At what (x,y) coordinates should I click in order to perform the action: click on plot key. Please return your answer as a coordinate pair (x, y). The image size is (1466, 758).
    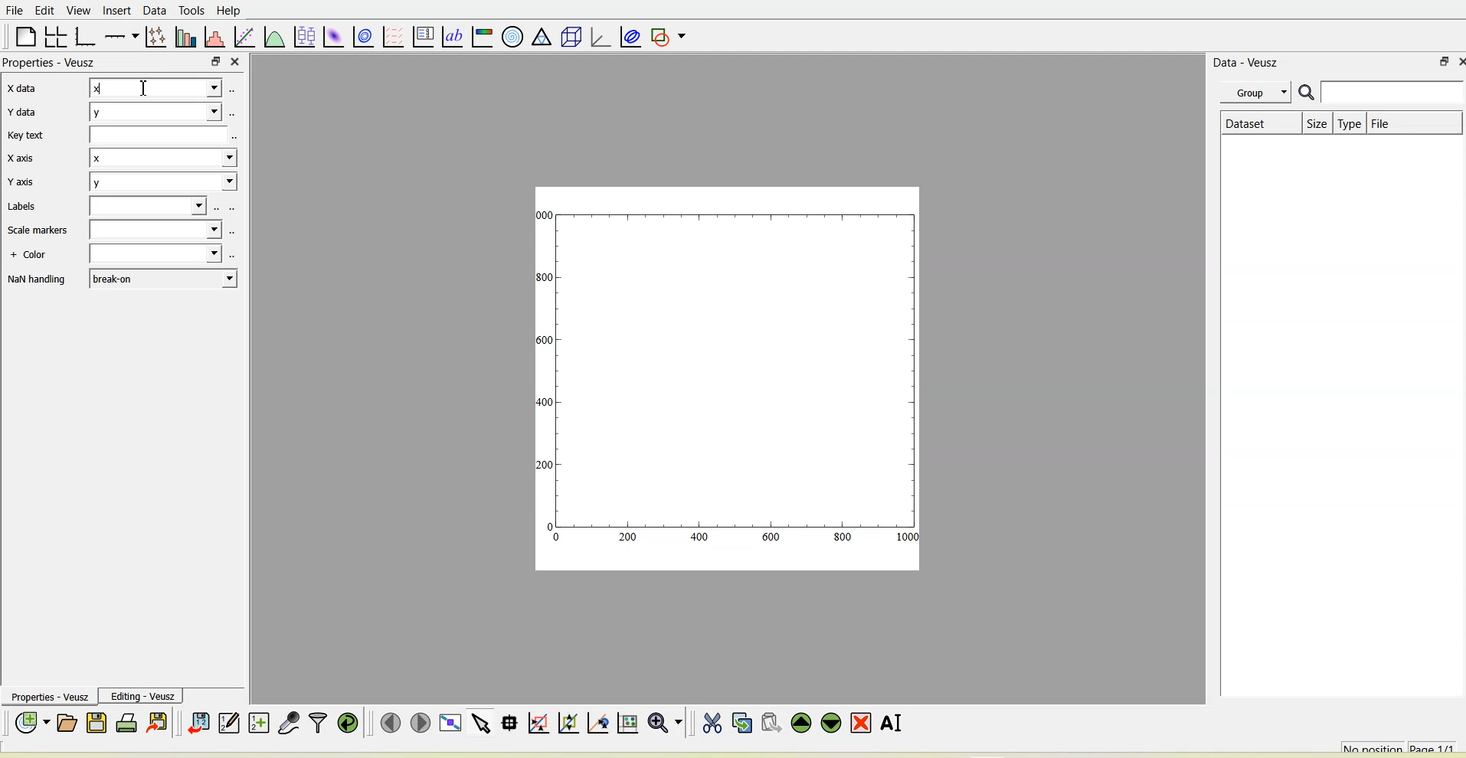
    Looking at the image, I should click on (422, 35).